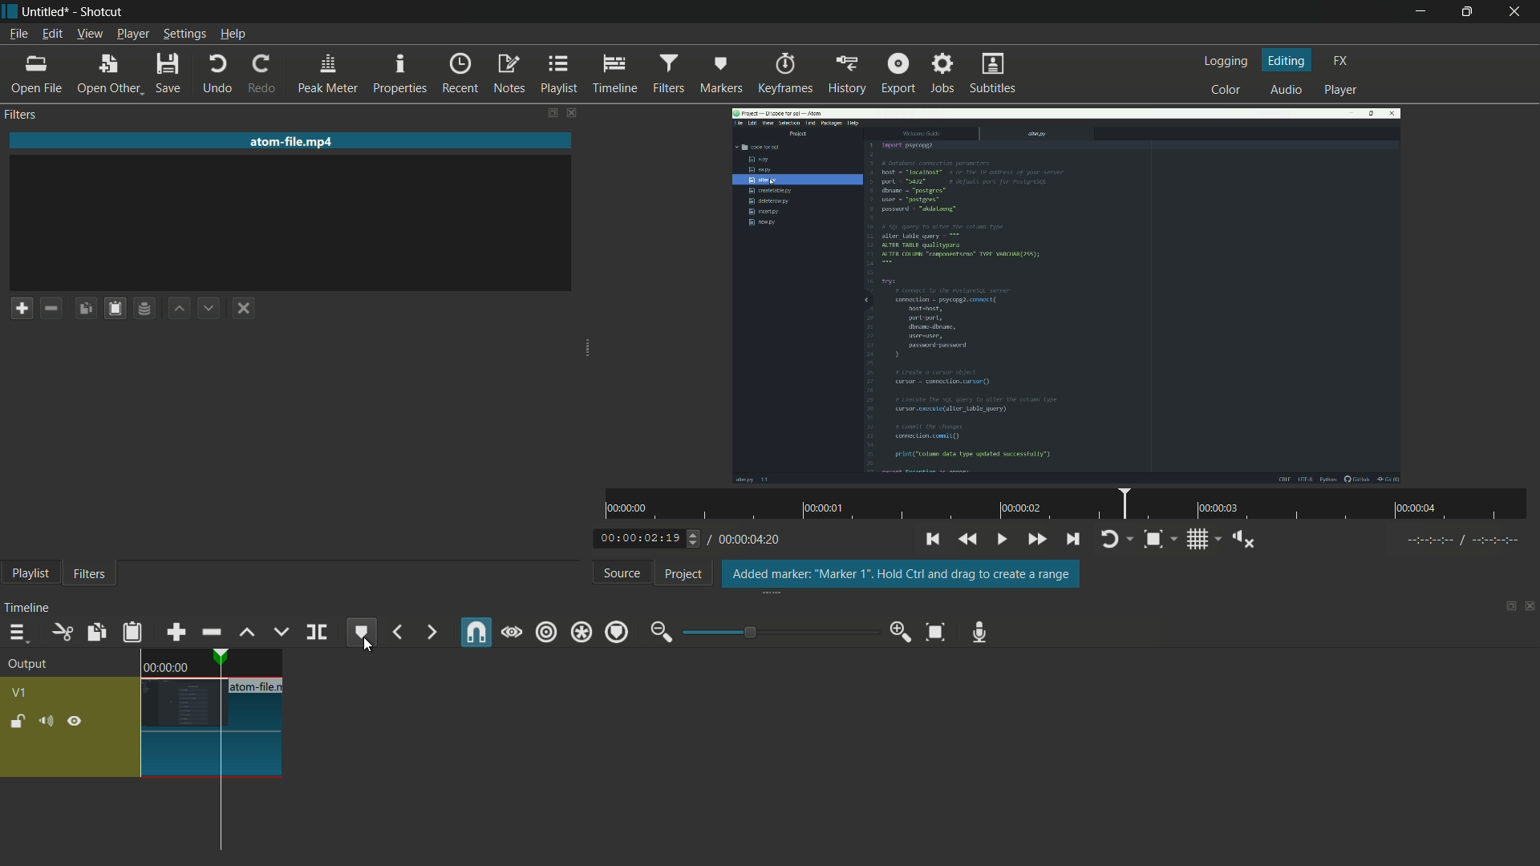 The height and width of the screenshot is (866, 1540). What do you see at coordinates (51, 308) in the screenshot?
I see `remove filter` at bounding box center [51, 308].